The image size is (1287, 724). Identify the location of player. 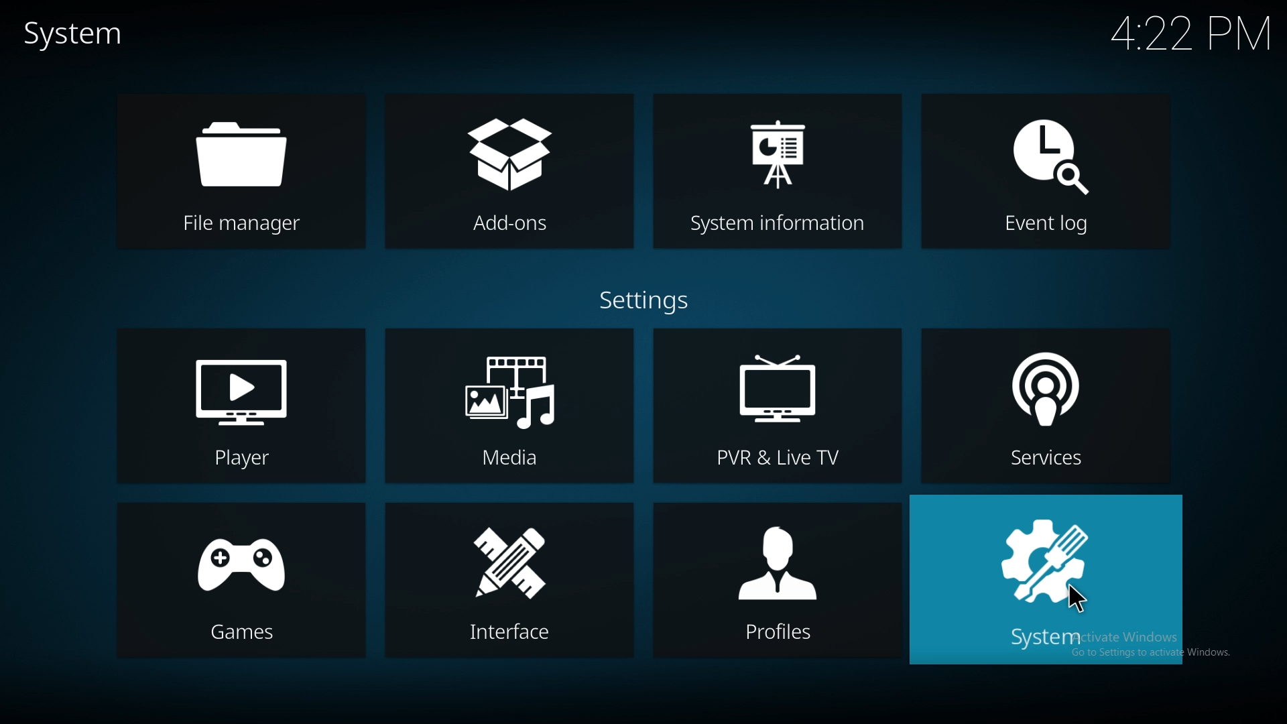
(241, 407).